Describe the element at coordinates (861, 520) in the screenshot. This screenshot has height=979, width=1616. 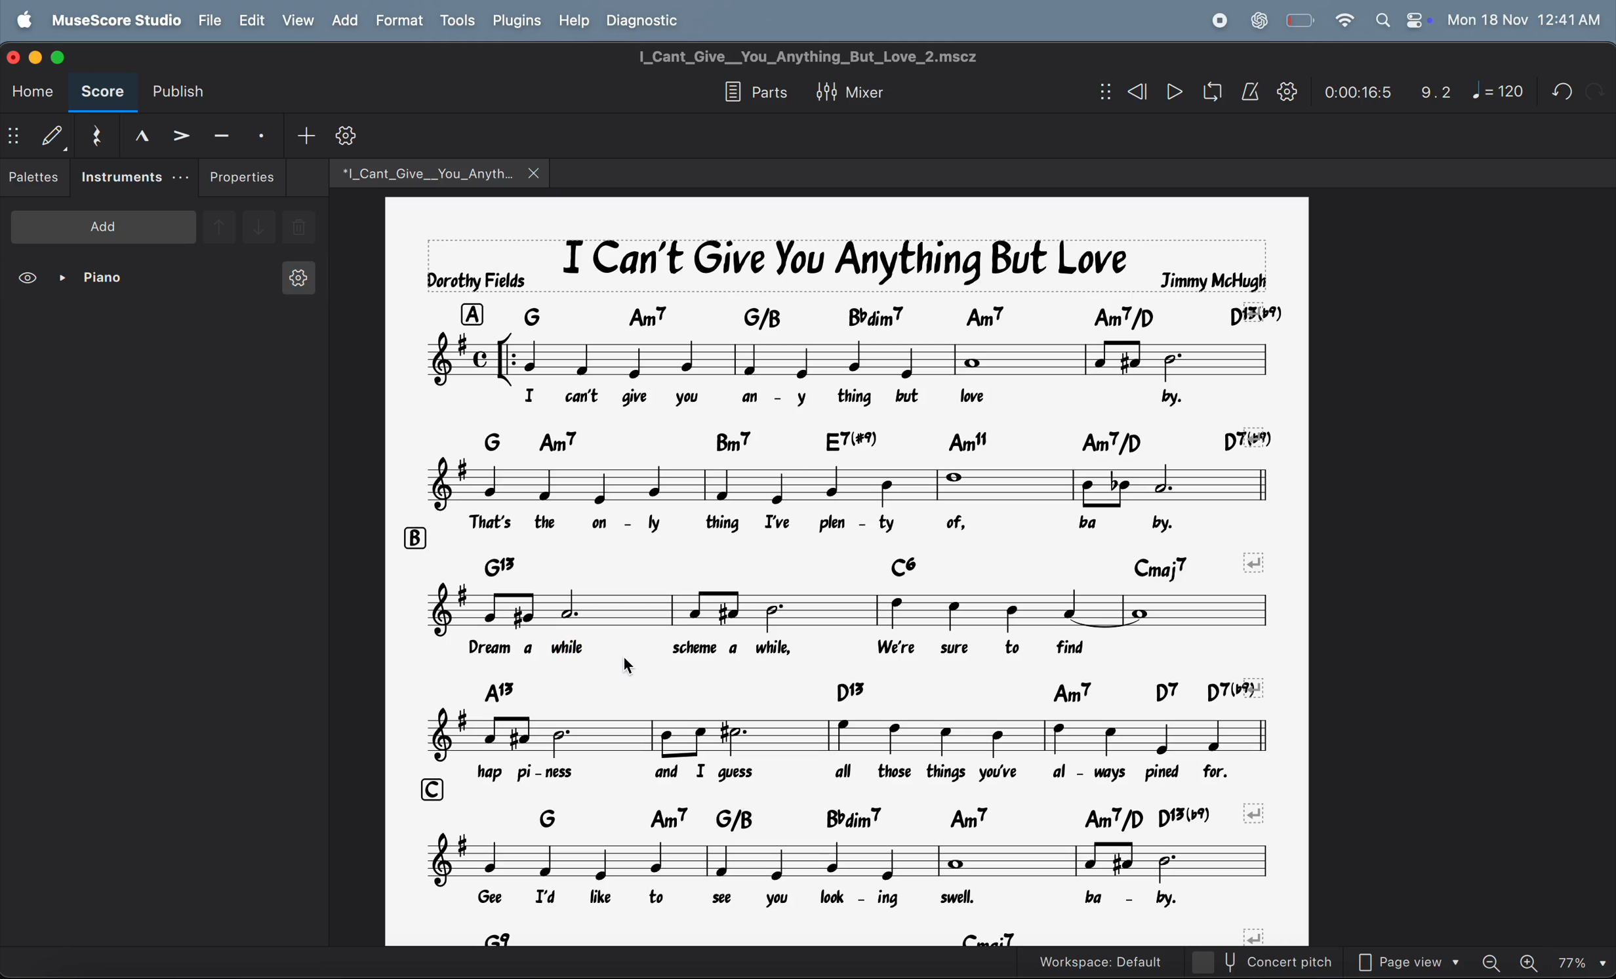
I see `lyrics` at that location.